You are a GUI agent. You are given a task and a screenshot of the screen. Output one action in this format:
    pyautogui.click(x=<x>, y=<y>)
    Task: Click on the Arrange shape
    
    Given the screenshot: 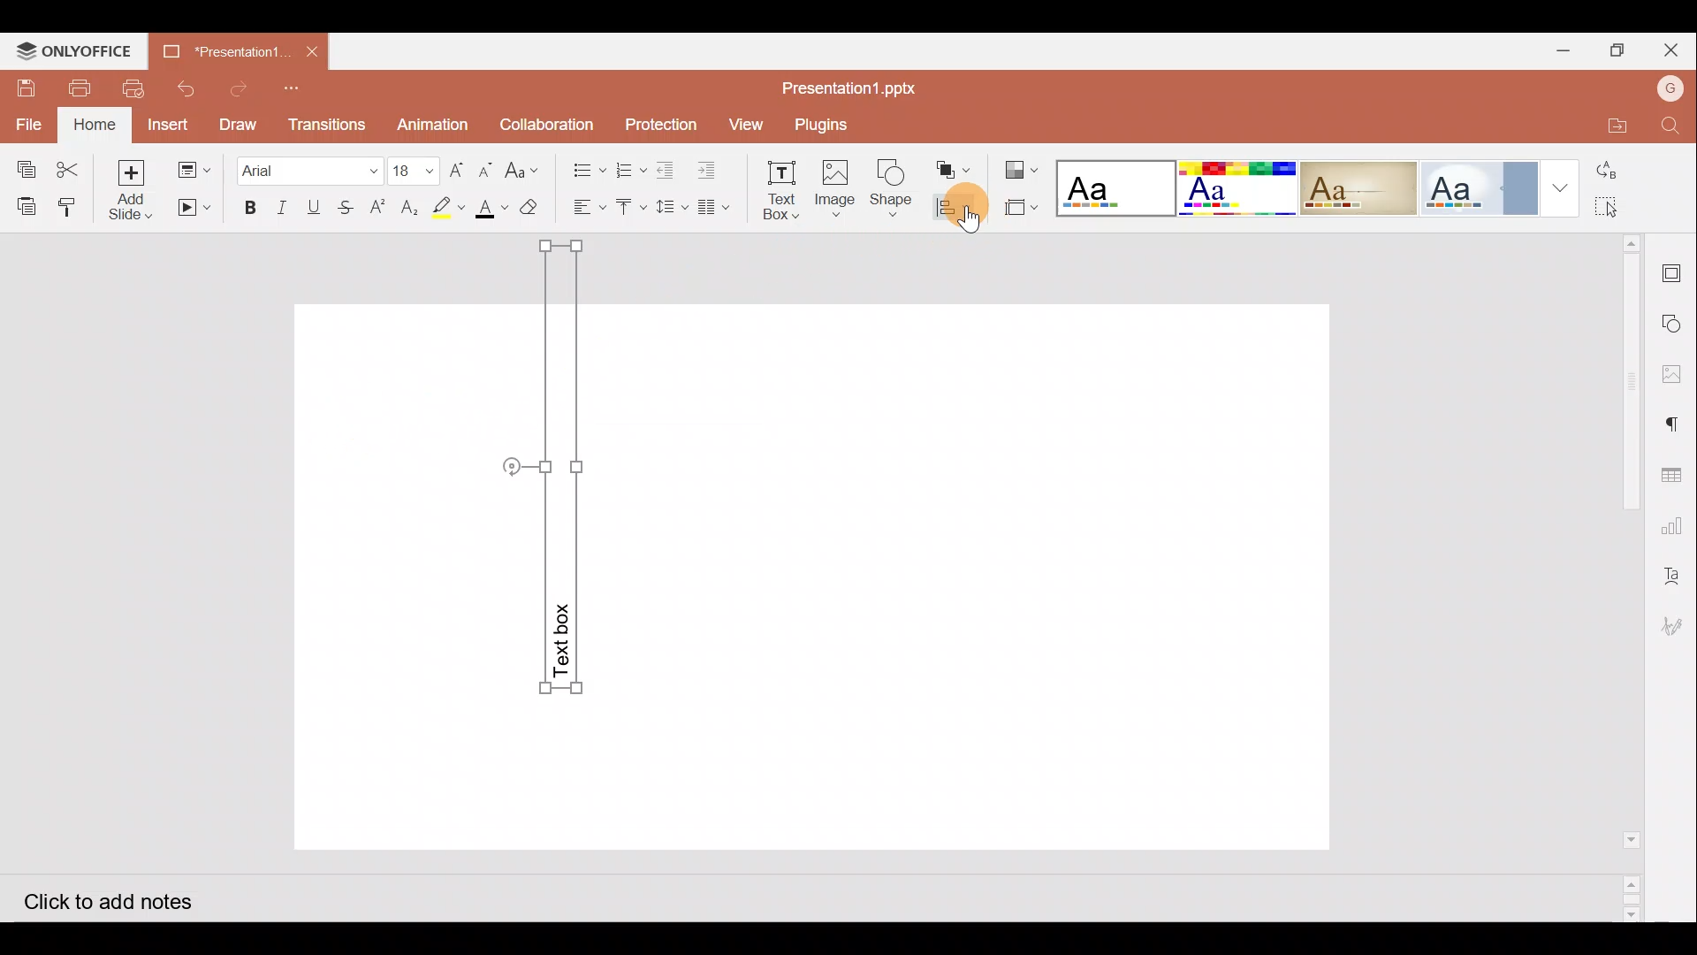 What is the action you would take?
    pyautogui.click(x=955, y=170)
    